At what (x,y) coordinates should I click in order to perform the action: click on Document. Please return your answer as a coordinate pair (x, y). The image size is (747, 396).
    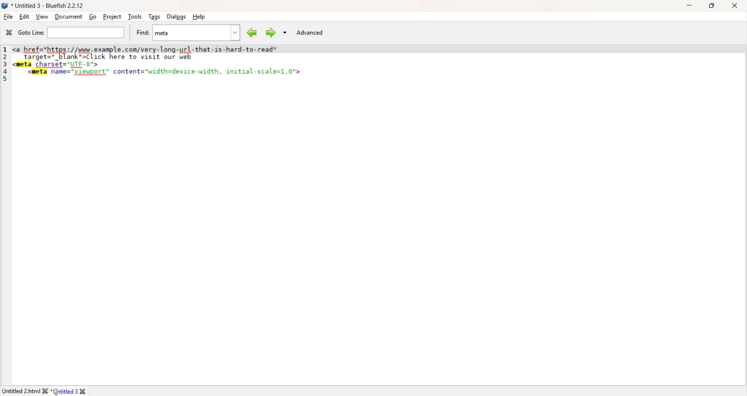
    Looking at the image, I should click on (68, 17).